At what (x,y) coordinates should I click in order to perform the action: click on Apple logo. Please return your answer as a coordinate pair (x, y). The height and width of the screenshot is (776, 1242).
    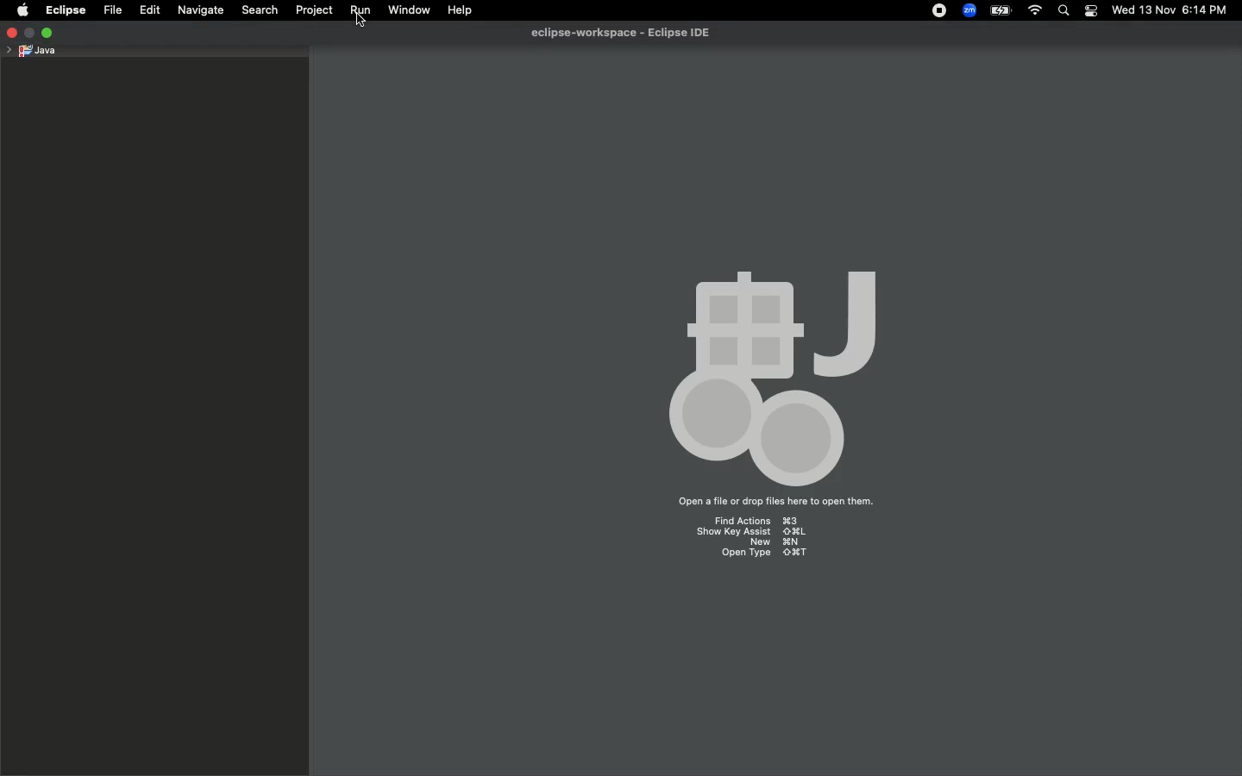
    Looking at the image, I should click on (21, 10).